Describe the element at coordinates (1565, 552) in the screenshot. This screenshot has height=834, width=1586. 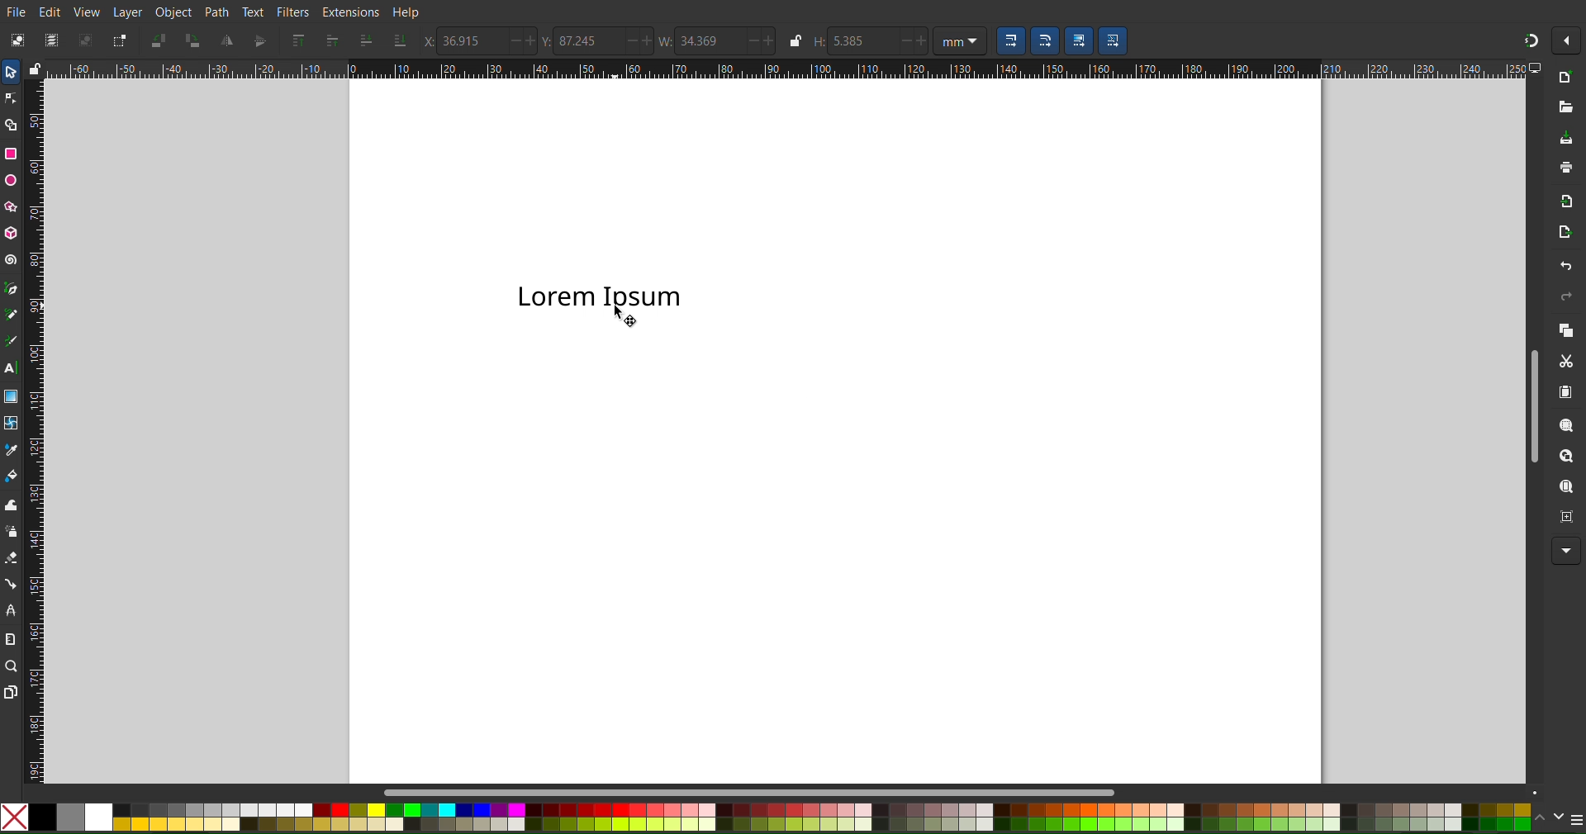
I see `More Options` at that location.